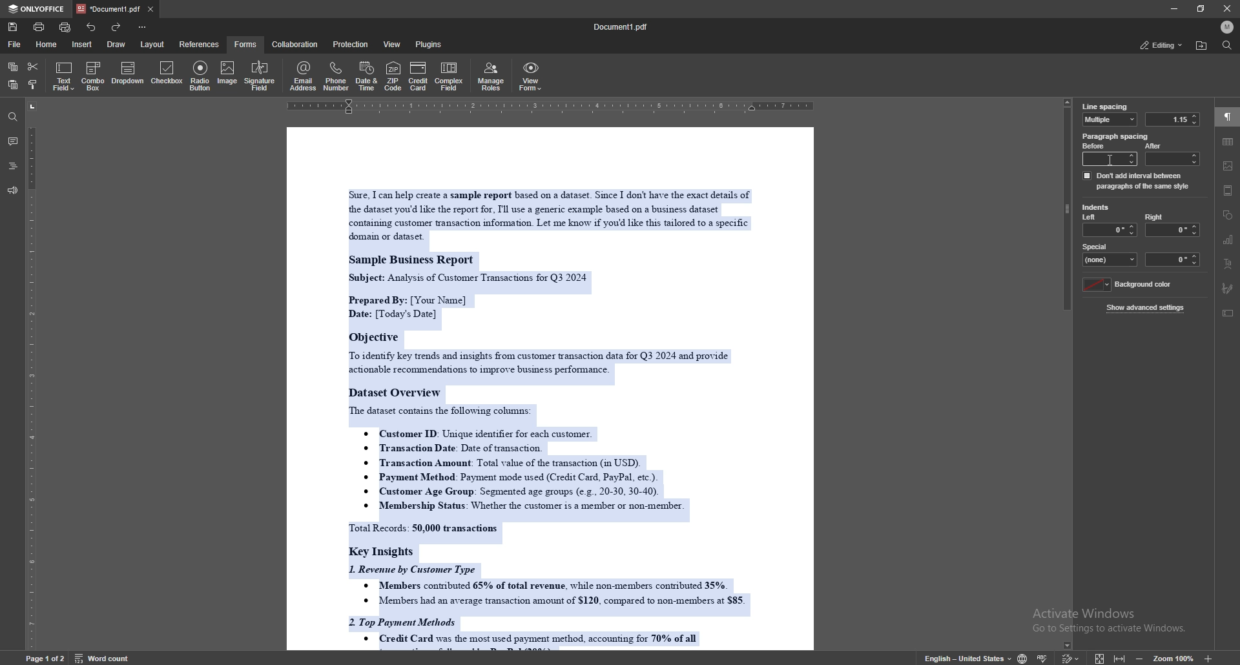 The image size is (1240, 665). Describe the element at coordinates (45, 657) in the screenshot. I see `page` at that location.